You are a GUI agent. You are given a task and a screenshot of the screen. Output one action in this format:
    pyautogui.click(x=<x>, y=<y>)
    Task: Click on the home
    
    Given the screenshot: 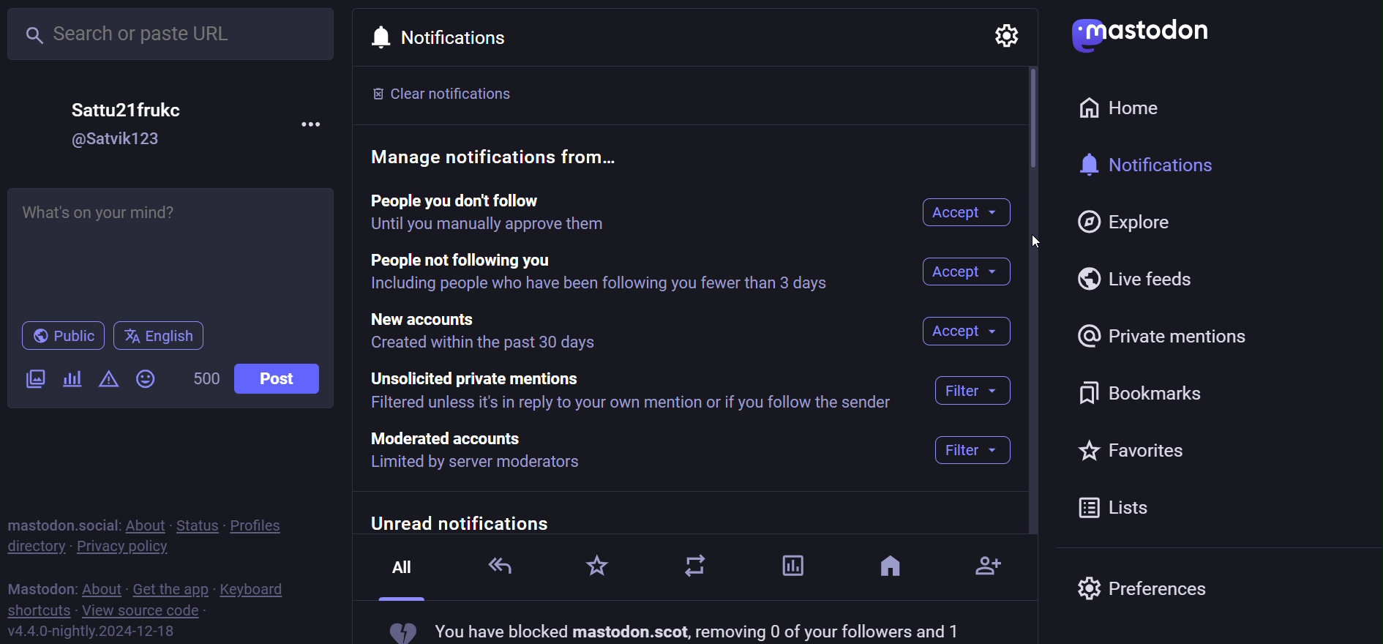 What is the action you would take?
    pyautogui.click(x=891, y=570)
    